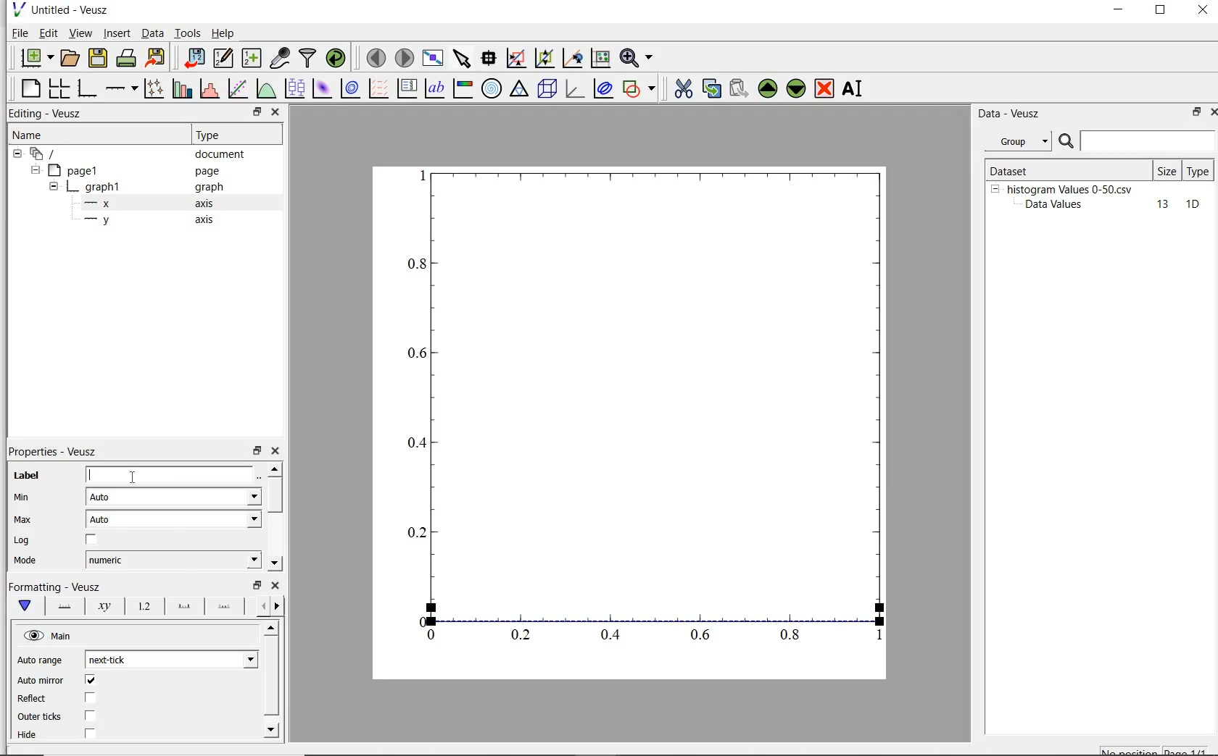 The height and width of the screenshot is (756, 1218). What do you see at coordinates (405, 57) in the screenshot?
I see `move to next page` at bounding box center [405, 57].